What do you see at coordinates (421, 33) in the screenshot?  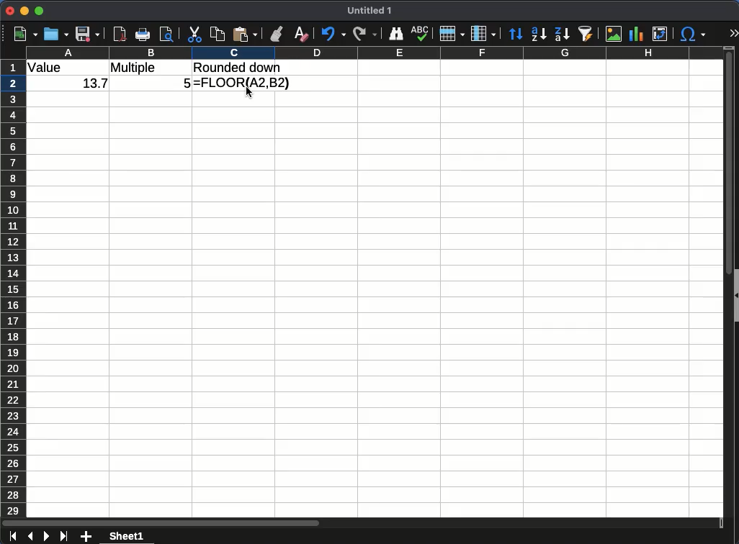 I see `spell check` at bounding box center [421, 33].